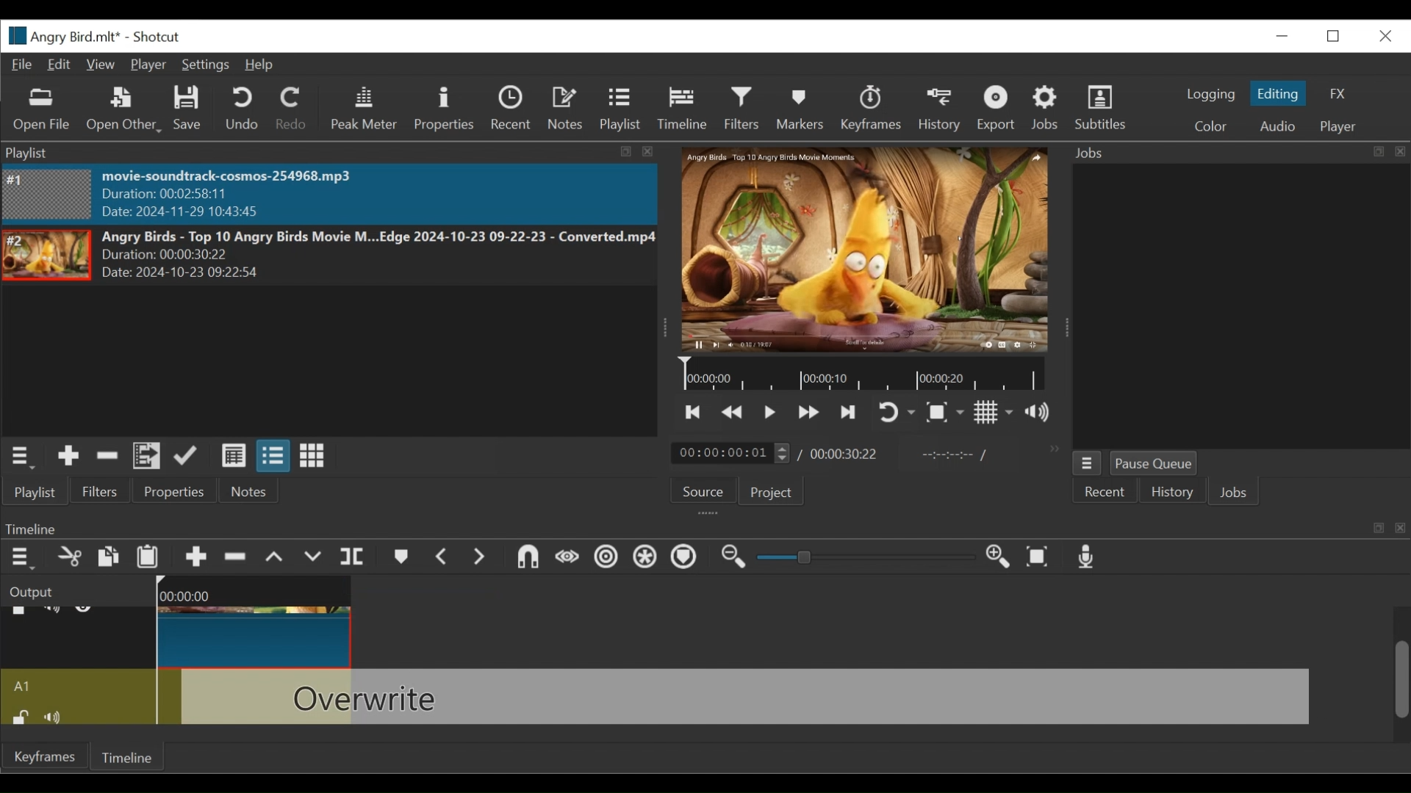  Describe the element at coordinates (1171, 492) in the screenshot. I see `History` at that location.